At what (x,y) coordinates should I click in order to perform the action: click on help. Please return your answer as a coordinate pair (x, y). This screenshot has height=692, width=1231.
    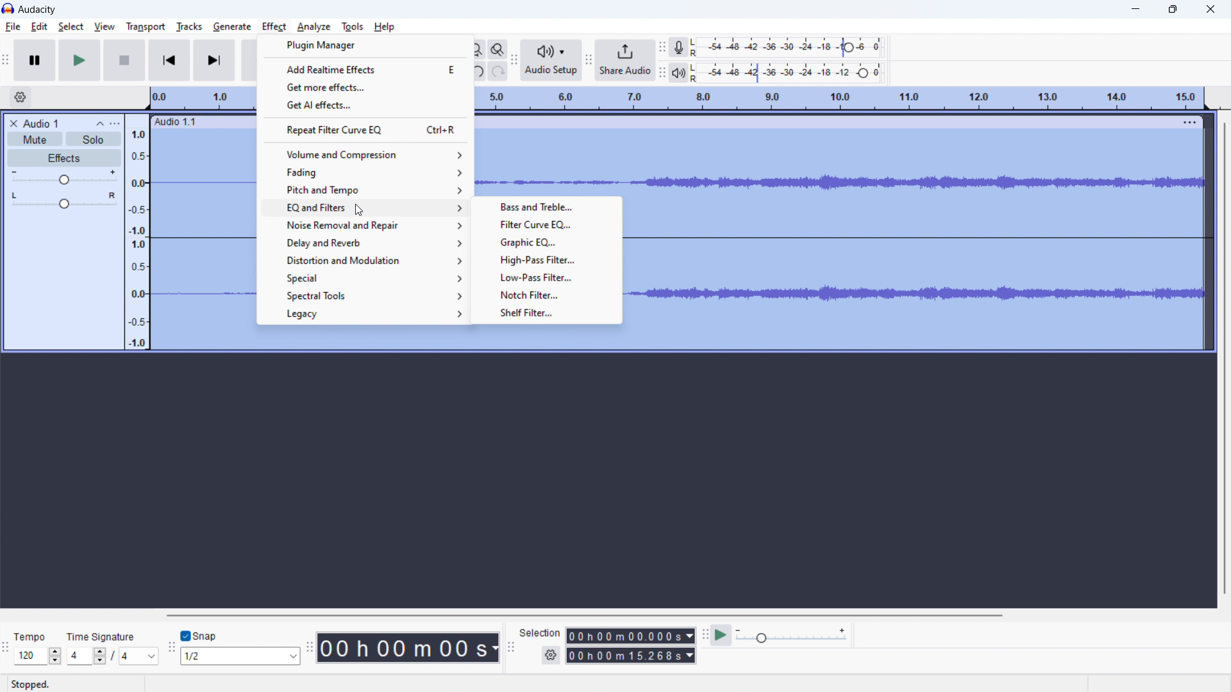
    Looking at the image, I should click on (385, 27).